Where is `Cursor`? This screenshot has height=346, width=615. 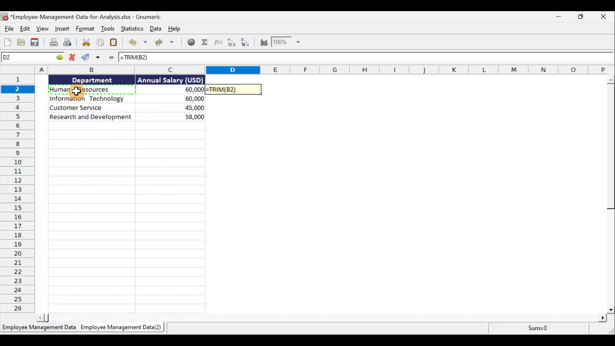
Cursor is located at coordinates (78, 92).